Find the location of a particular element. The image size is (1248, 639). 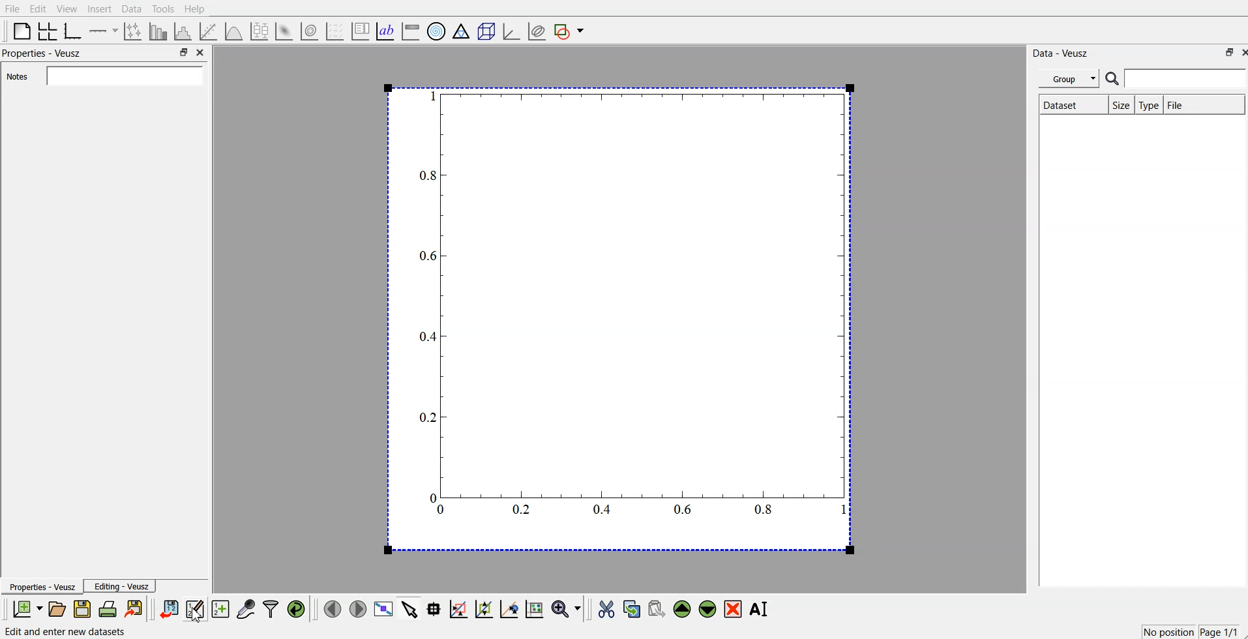

lines and error bars is located at coordinates (134, 31).